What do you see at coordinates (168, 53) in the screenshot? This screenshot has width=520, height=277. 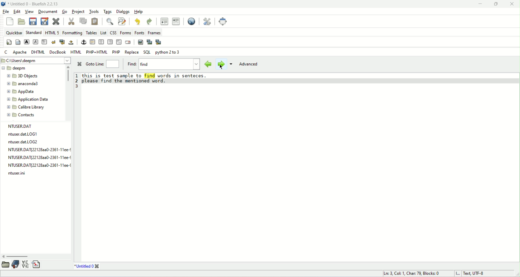 I see `python 2 to 3` at bounding box center [168, 53].